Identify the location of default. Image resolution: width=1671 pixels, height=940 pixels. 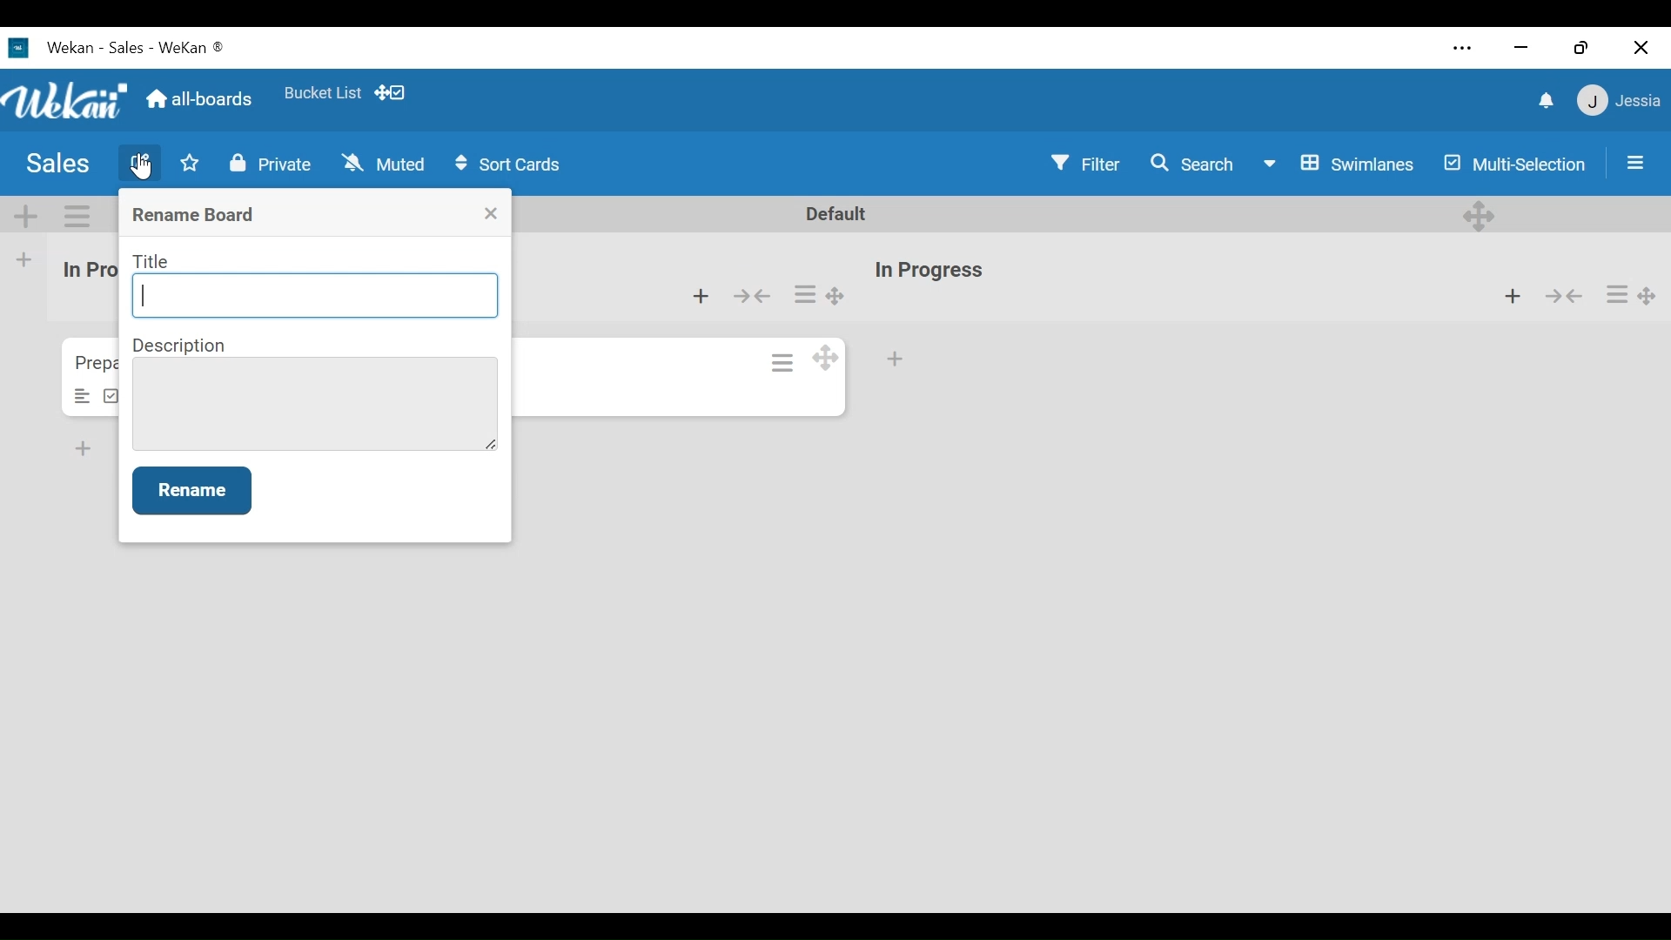
(842, 214).